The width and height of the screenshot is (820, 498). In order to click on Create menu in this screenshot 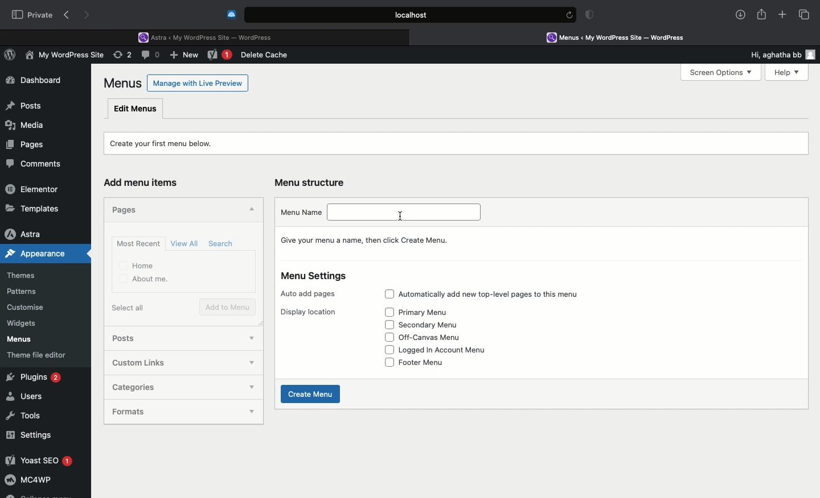, I will do `click(312, 394)`.